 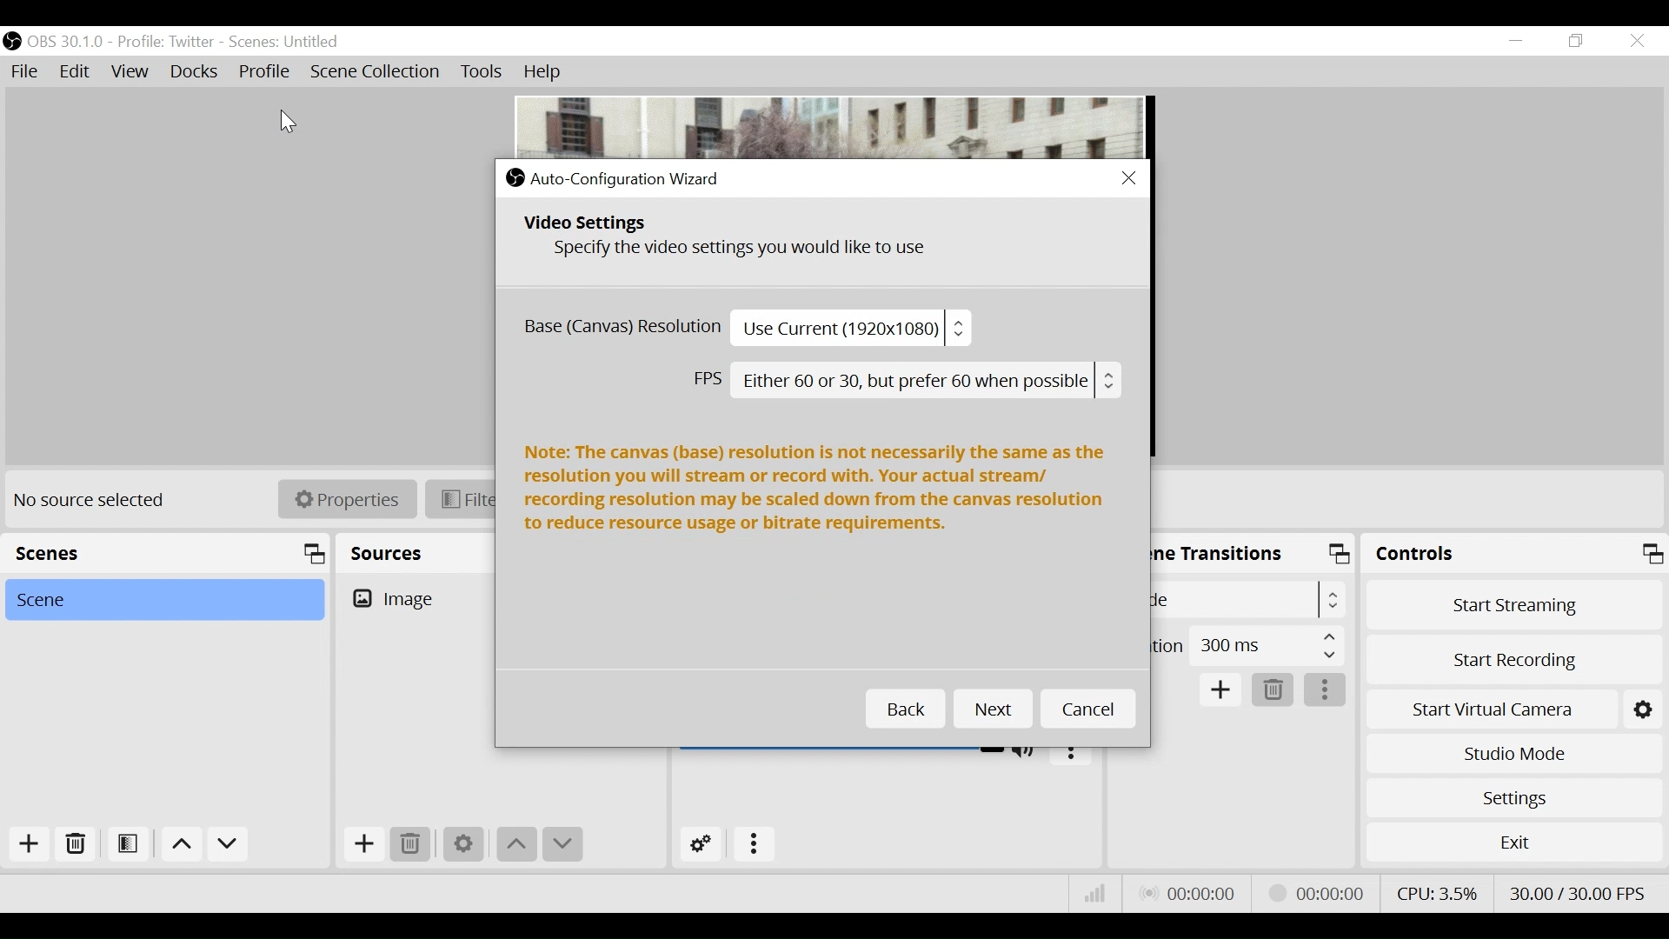 I want to click on Close, so click(x=1124, y=178).